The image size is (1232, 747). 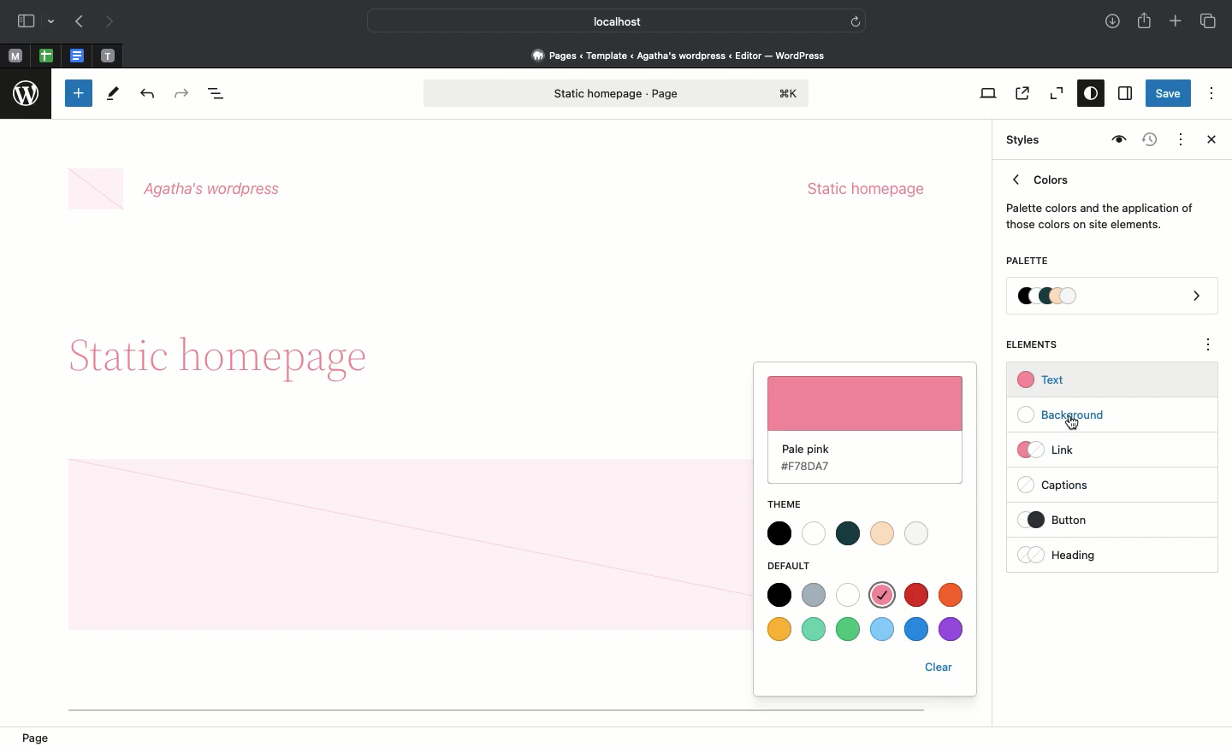 I want to click on Background, so click(x=1069, y=415).